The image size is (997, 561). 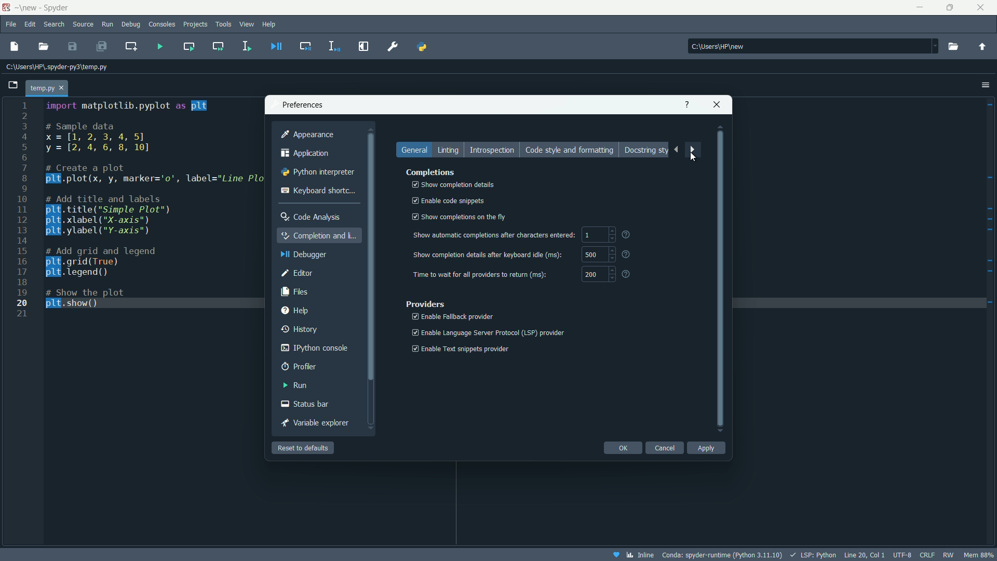 What do you see at coordinates (311, 217) in the screenshot?
I see `code analysis` at bounding box center [311, 217].